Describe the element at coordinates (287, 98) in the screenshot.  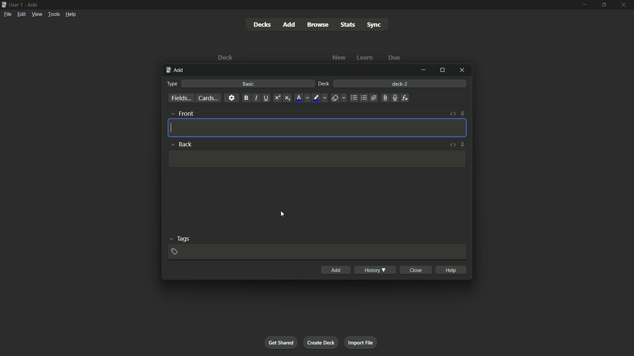
I see `subscript` at that location.